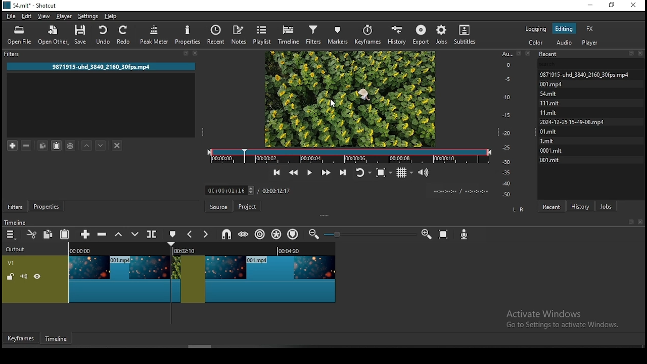  Describe the element at coordinates (397, 35) in the screenshot. I see `history` at that location.